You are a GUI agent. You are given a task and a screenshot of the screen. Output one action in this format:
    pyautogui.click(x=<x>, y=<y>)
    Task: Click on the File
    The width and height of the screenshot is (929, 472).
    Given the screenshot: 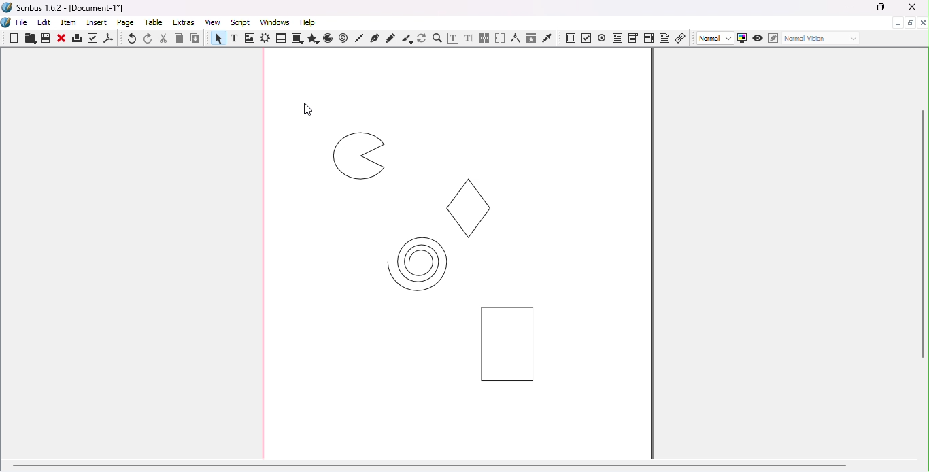 What is the action you would take?
    pyautogui.click(x=22, y=23)
    